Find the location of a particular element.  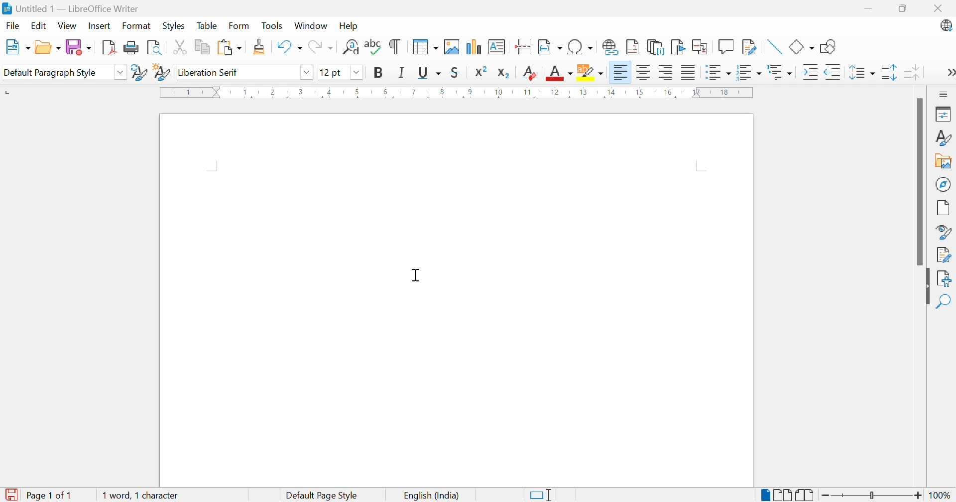

Book view is located at coordinates (806, 495).